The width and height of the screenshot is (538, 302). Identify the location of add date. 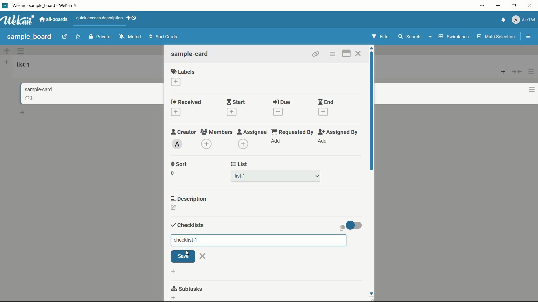
(323, 112).